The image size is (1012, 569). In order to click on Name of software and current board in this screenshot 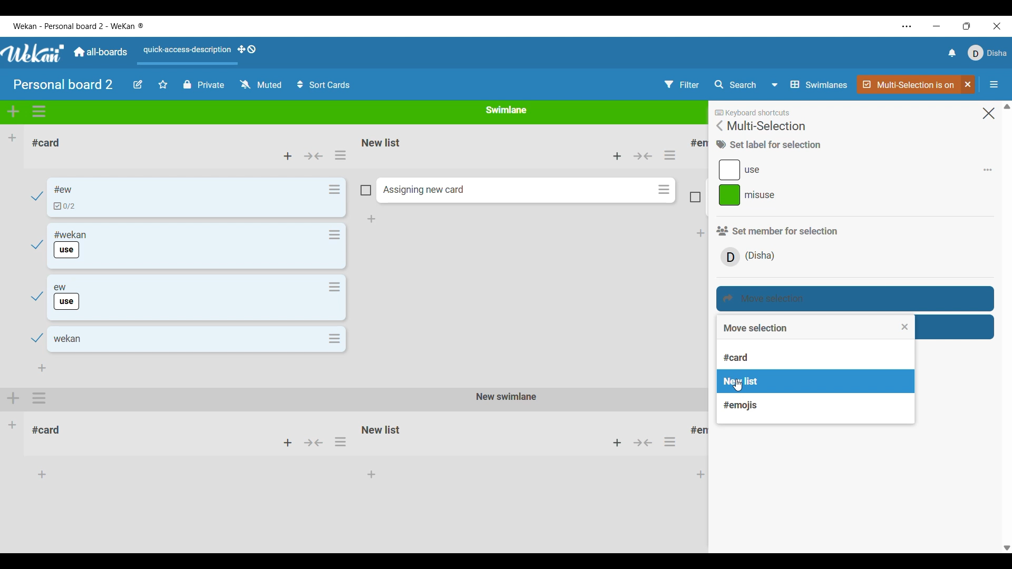, I will do `click(78, 26)`.